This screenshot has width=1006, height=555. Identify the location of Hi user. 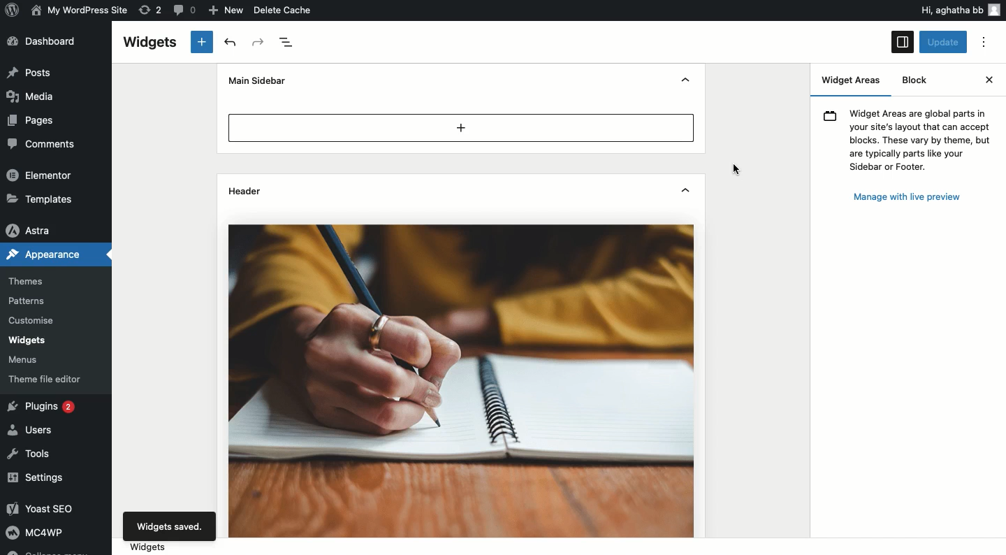
(959, 10).